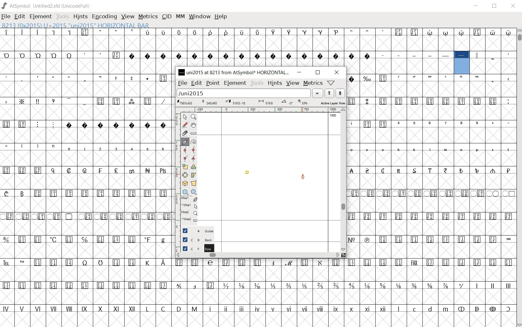  I want to click on show the next word on the list, so click(329, 93).